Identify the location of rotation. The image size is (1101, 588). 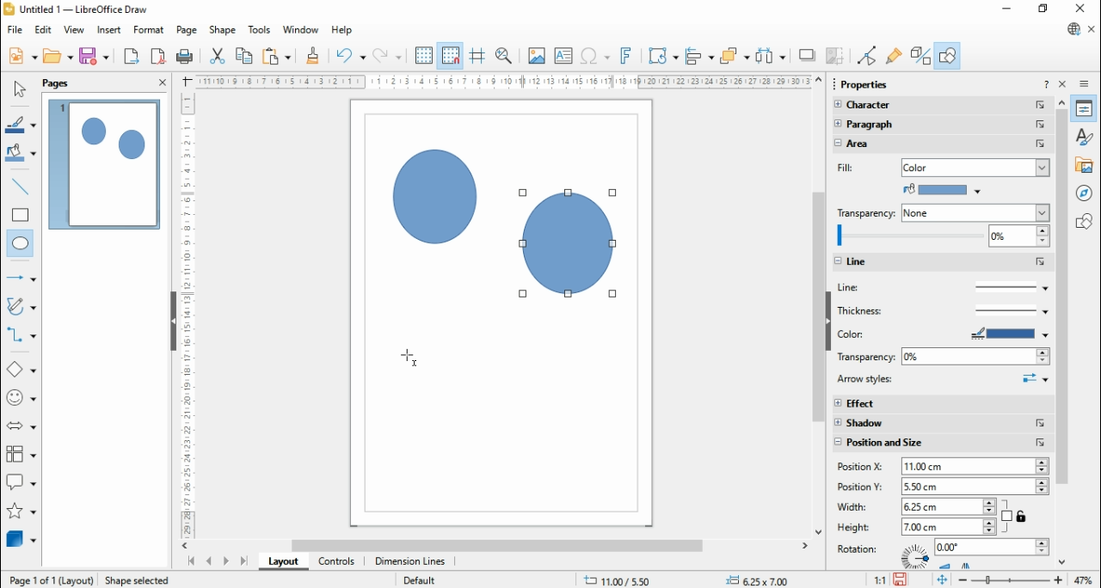
(857, 548).